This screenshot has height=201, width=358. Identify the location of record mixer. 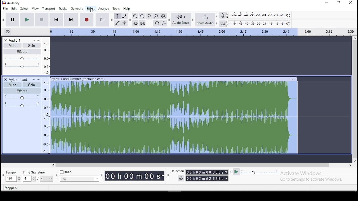
(222, 16).